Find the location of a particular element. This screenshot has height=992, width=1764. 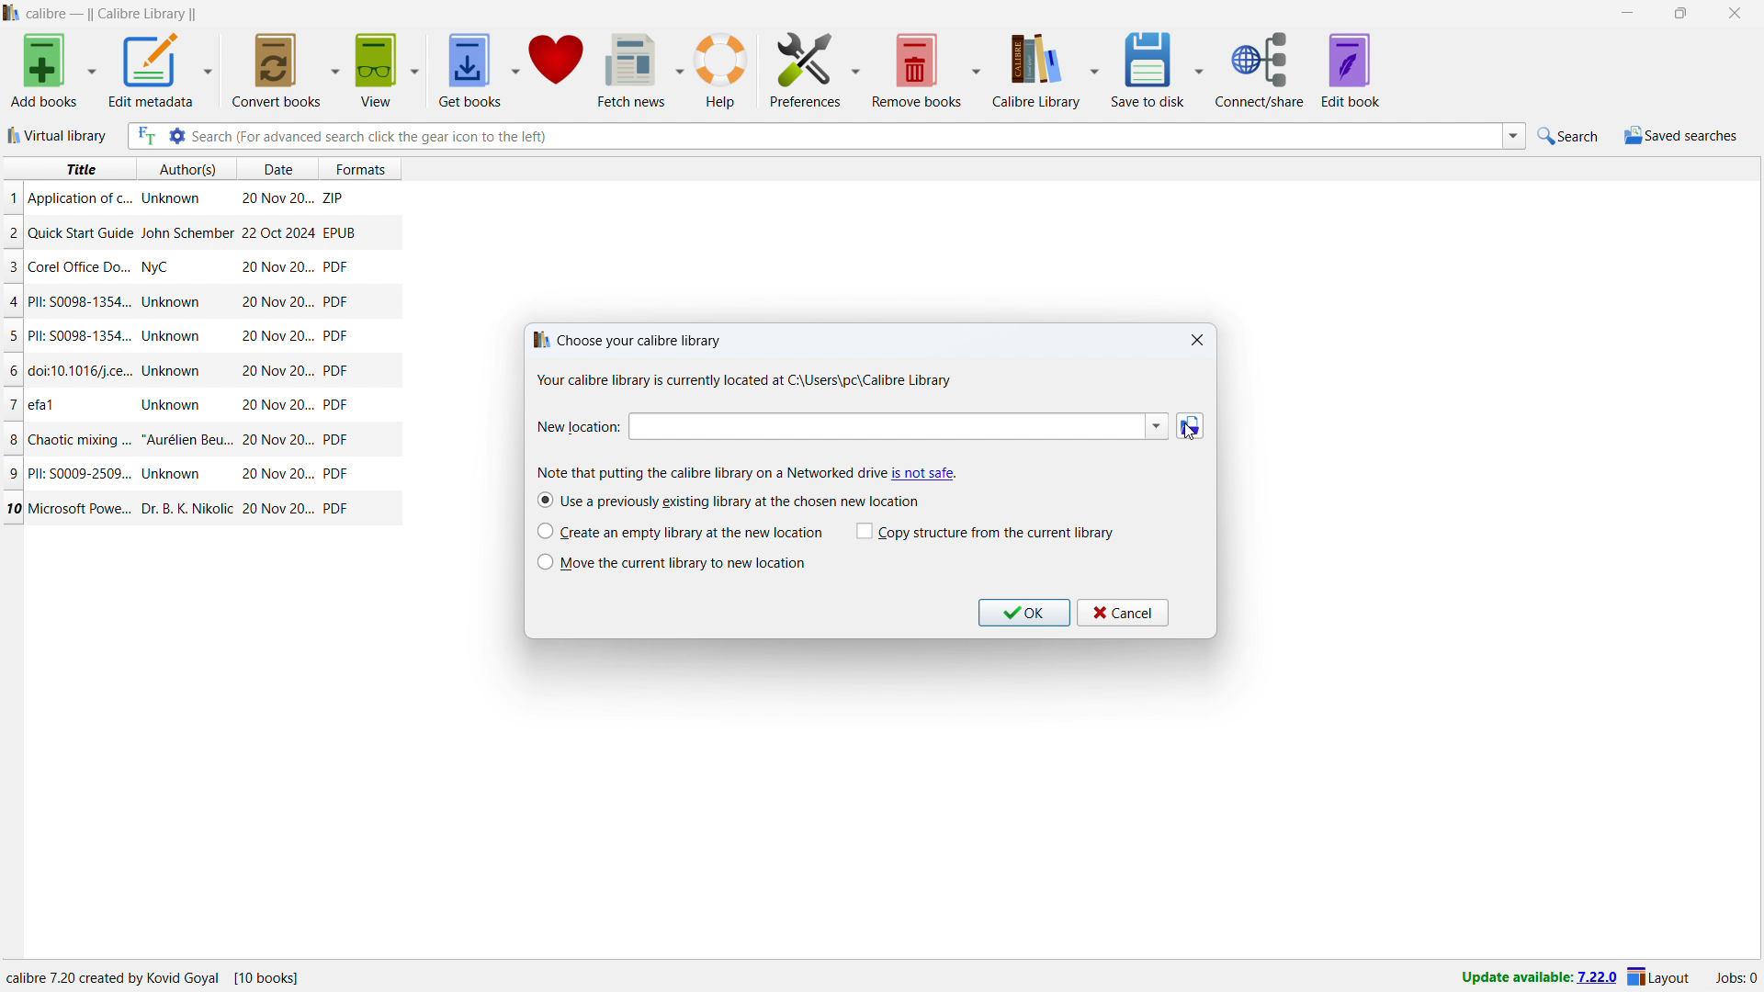

enter search string is located at coordinates (845, 136).